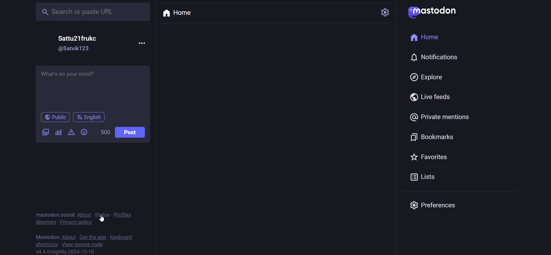  I want to click on notification, so click(430, 56).